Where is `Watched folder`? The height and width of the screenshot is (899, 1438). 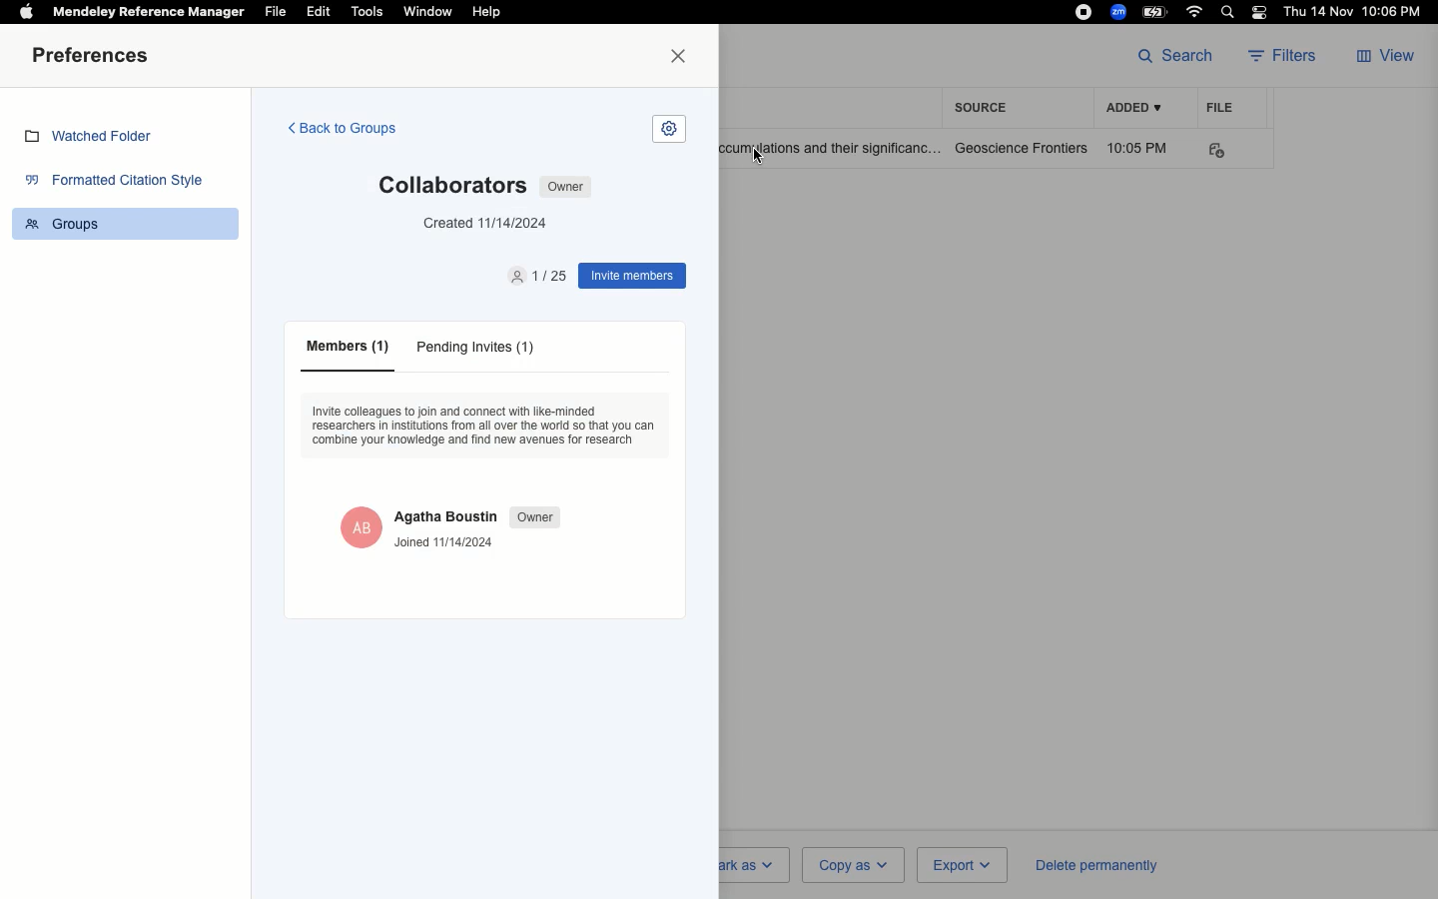 Watched folder is located at coordinates (95, 137).